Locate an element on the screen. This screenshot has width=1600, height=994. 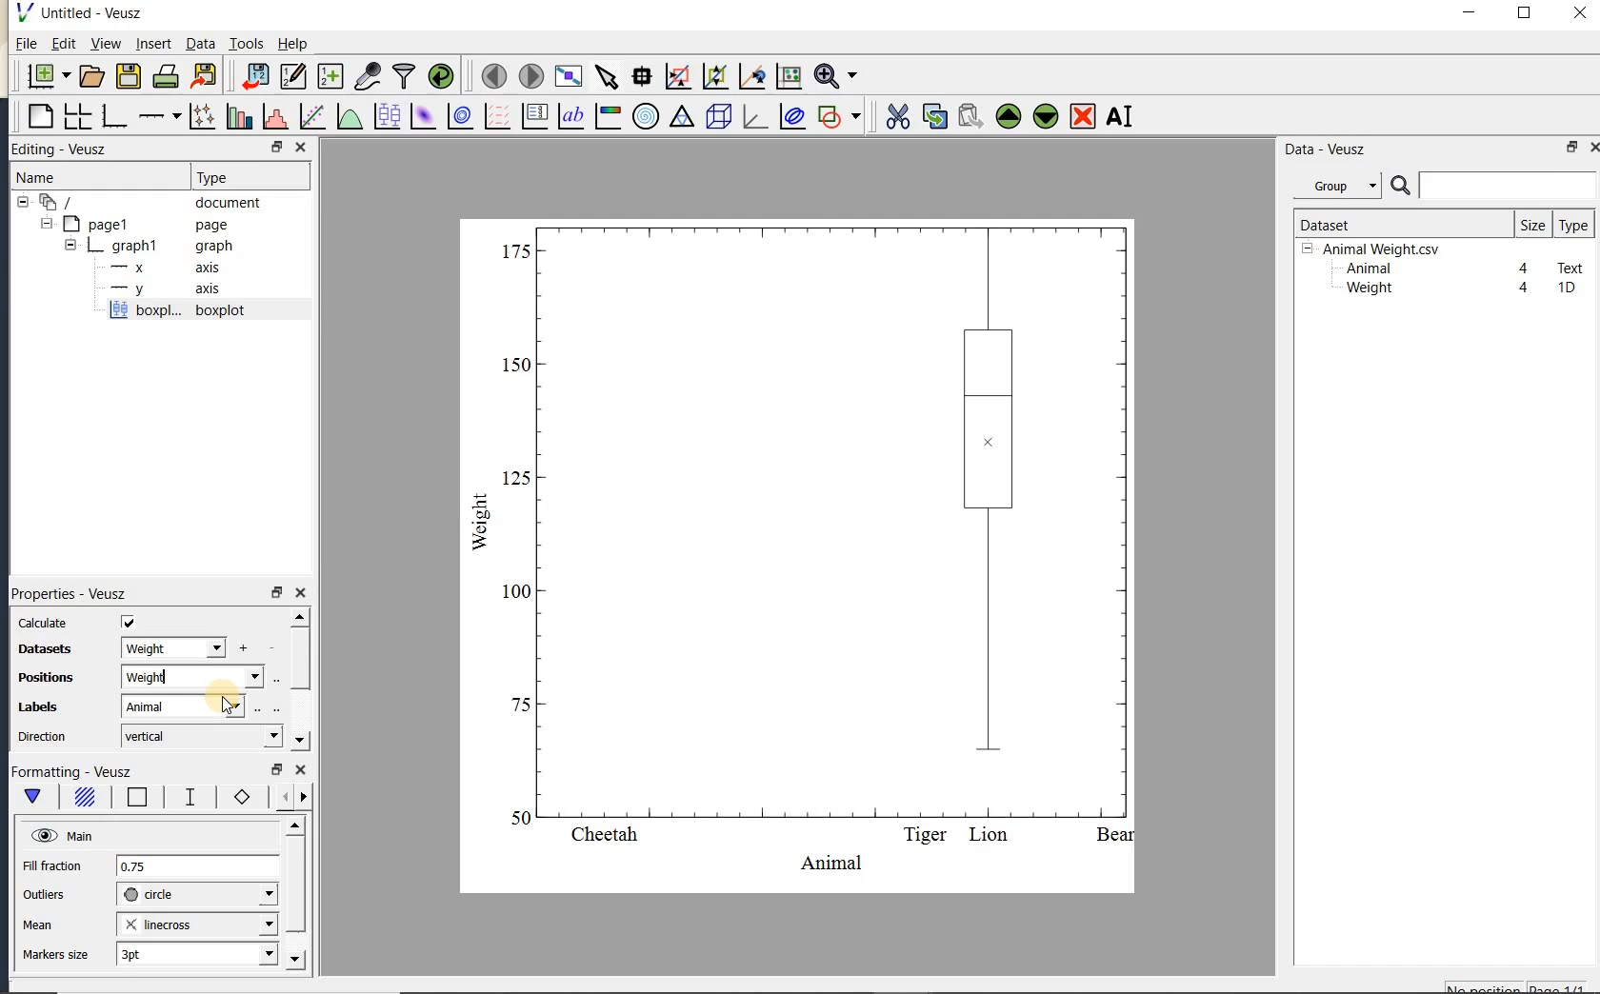
box fill is located at coordinates (82, 798).